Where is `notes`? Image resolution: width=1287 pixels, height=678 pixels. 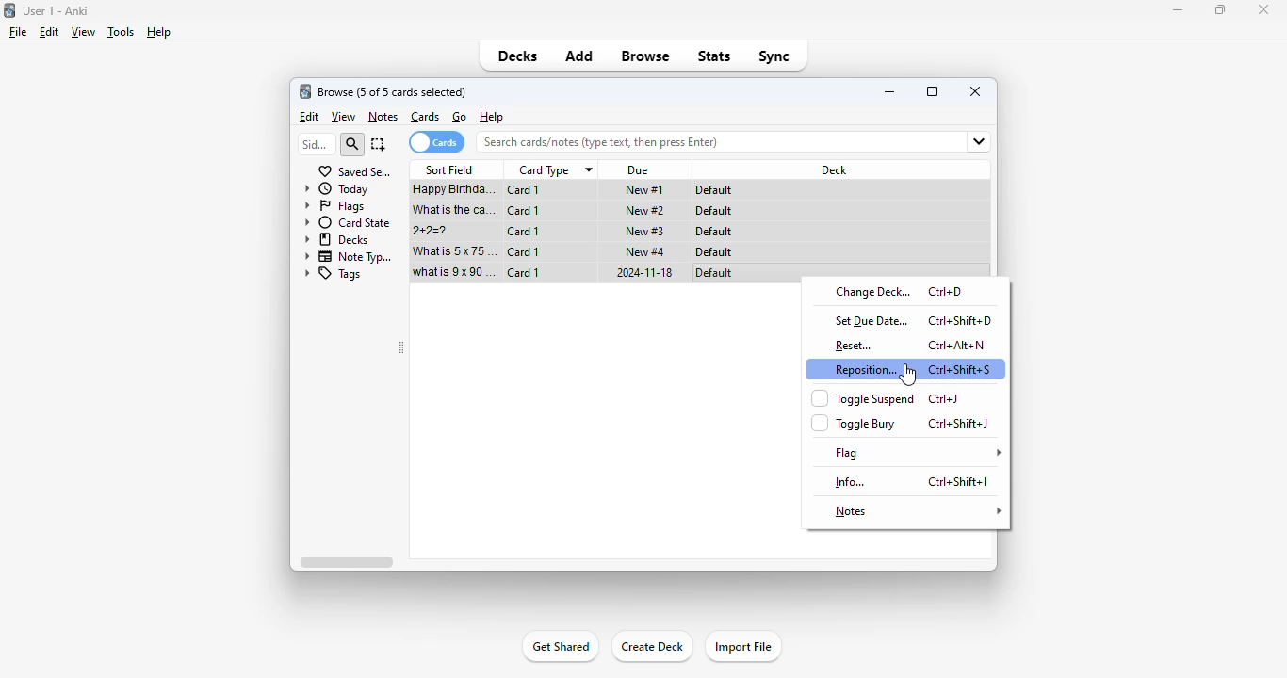
notes is located at coordinates (920, 510).